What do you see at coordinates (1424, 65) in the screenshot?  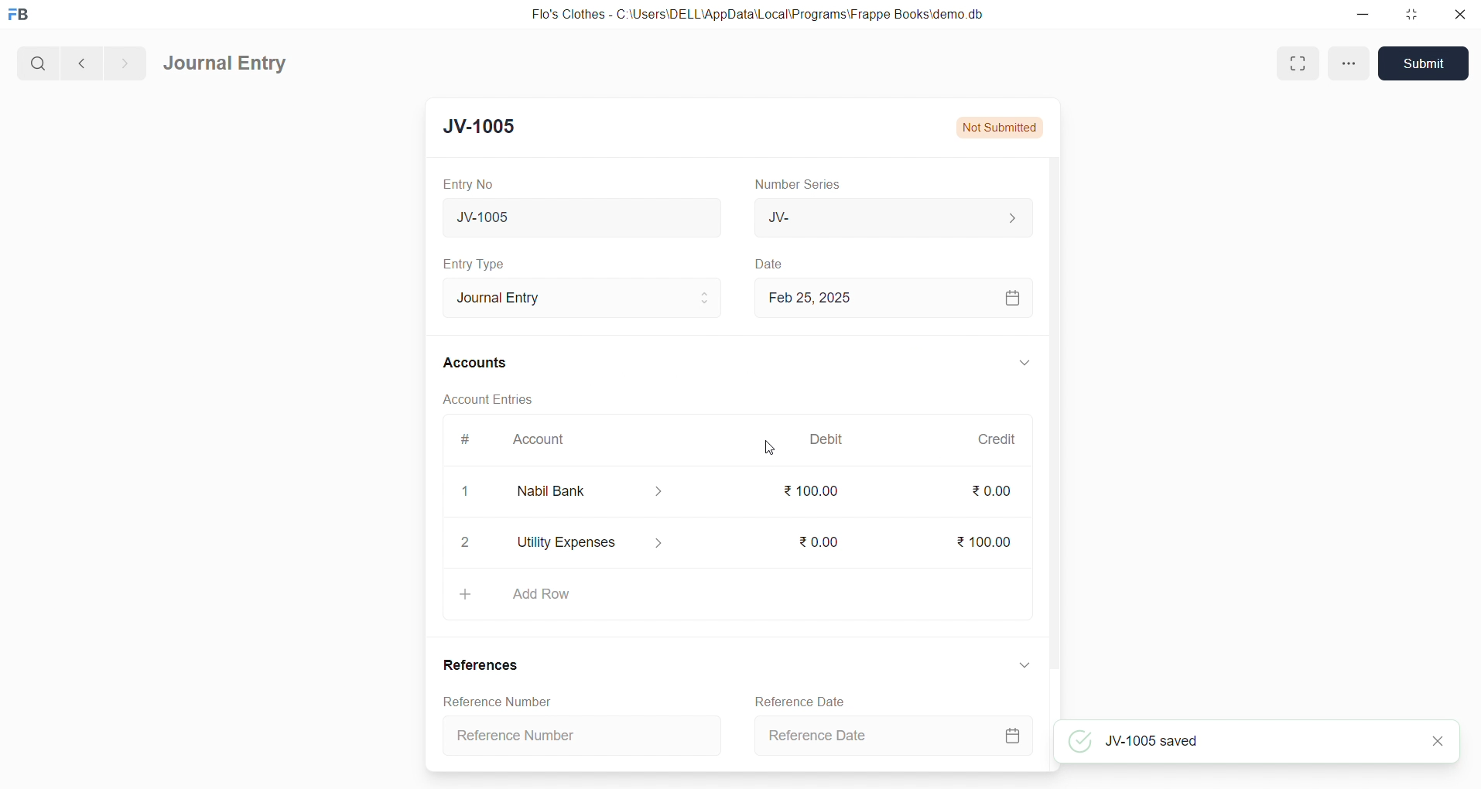 I see `Save` at bounding box center [1424, 65].